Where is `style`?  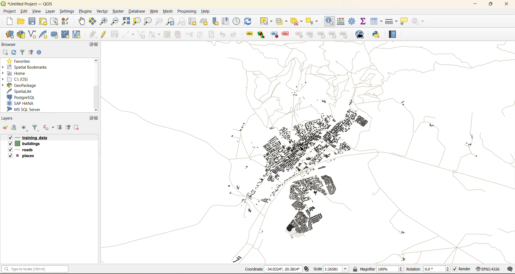
style is located at coordinates (273, 35).